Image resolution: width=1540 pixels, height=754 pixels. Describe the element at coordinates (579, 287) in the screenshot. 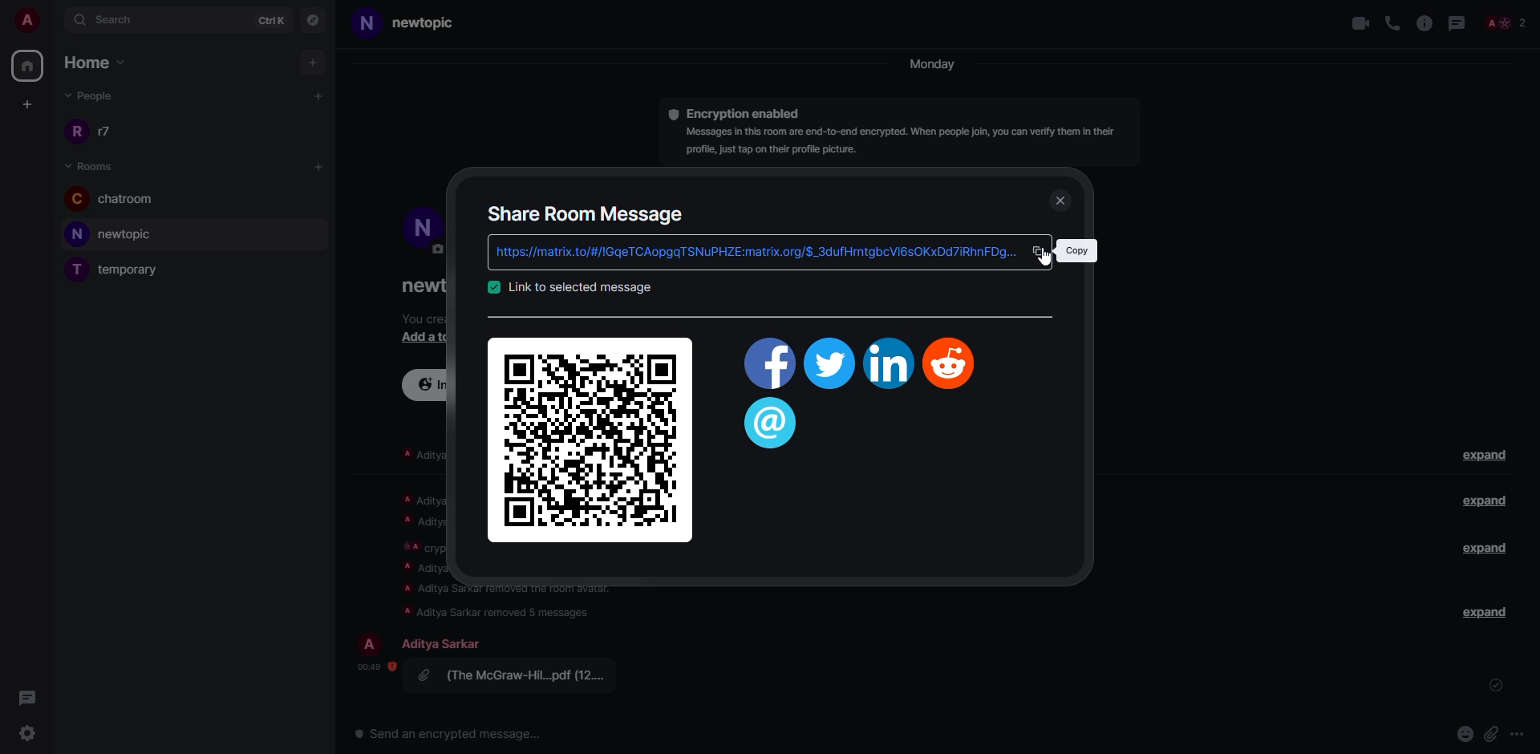

I see `link` at that location.